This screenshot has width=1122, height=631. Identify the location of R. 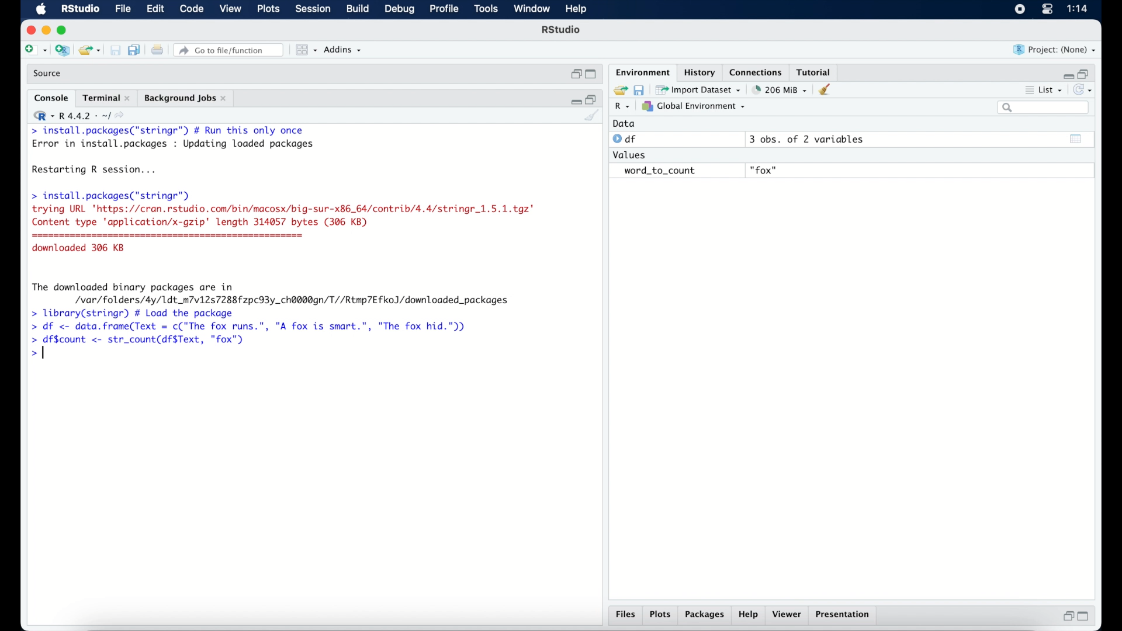
(623, 107).